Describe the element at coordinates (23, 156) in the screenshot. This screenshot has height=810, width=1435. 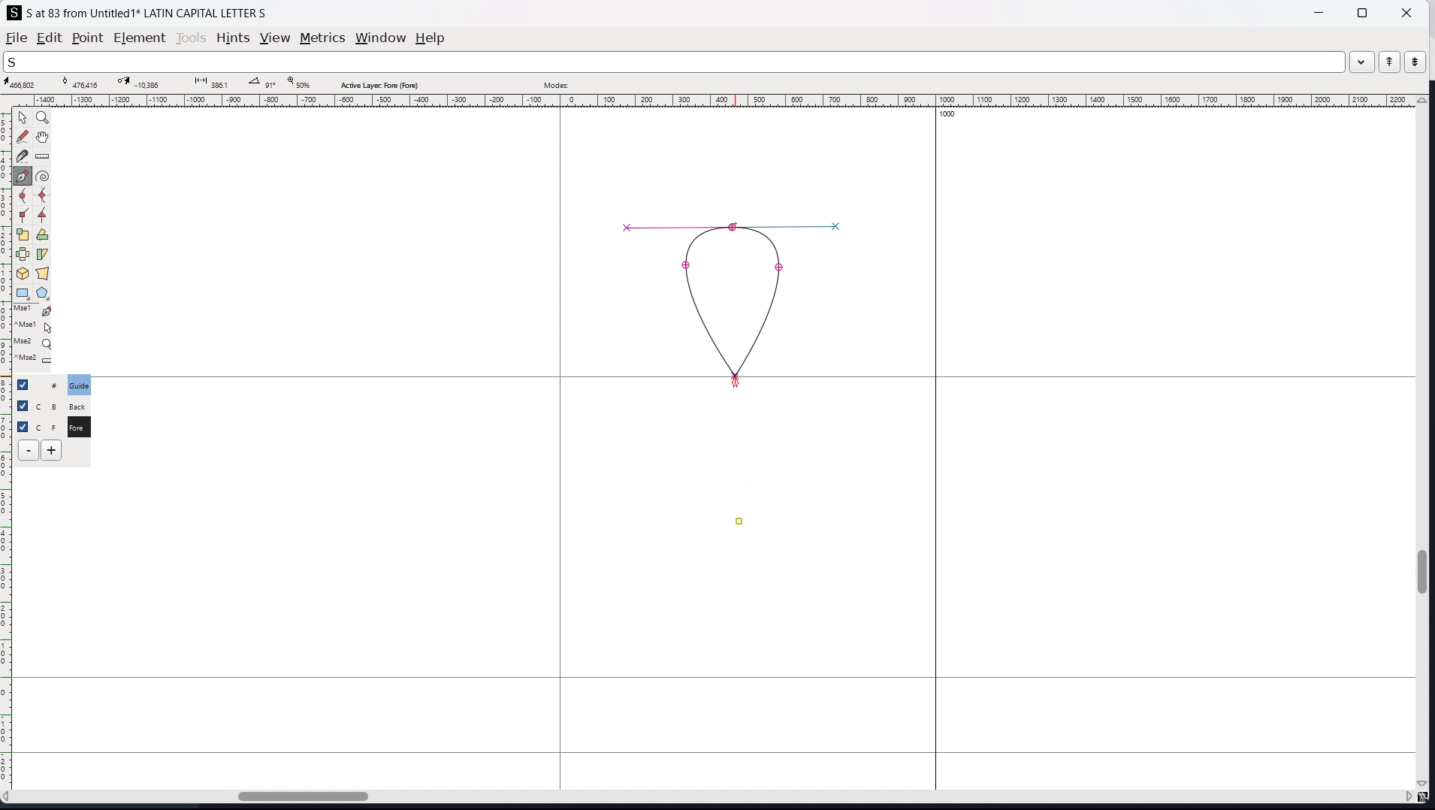
I see `cut splines in two` at that location.